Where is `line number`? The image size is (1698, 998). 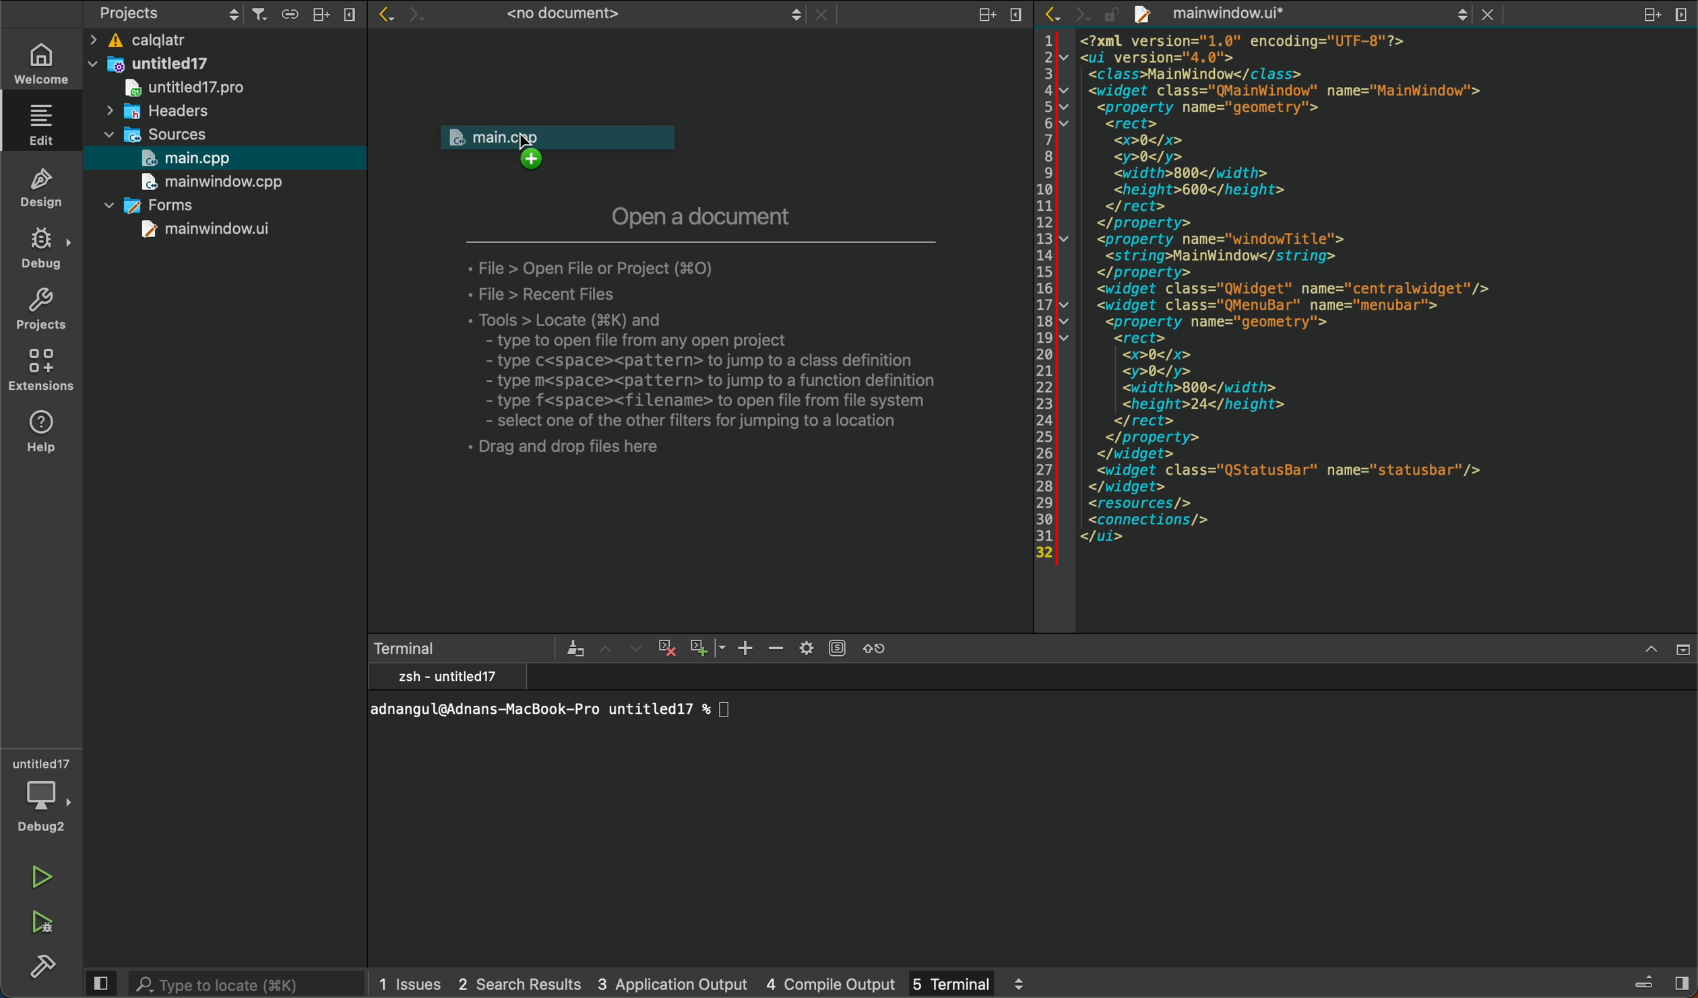
line number is located at coordinates (1044, 303).